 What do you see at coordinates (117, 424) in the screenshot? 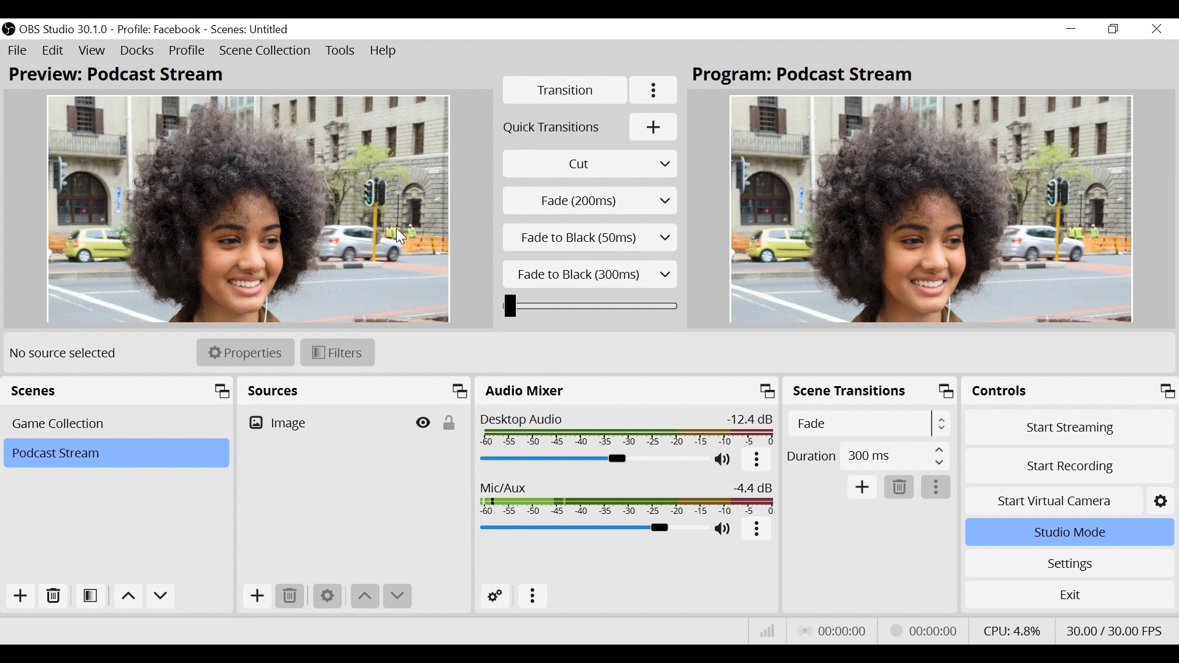
I see `Scenes` at bounding box center [117, 424].